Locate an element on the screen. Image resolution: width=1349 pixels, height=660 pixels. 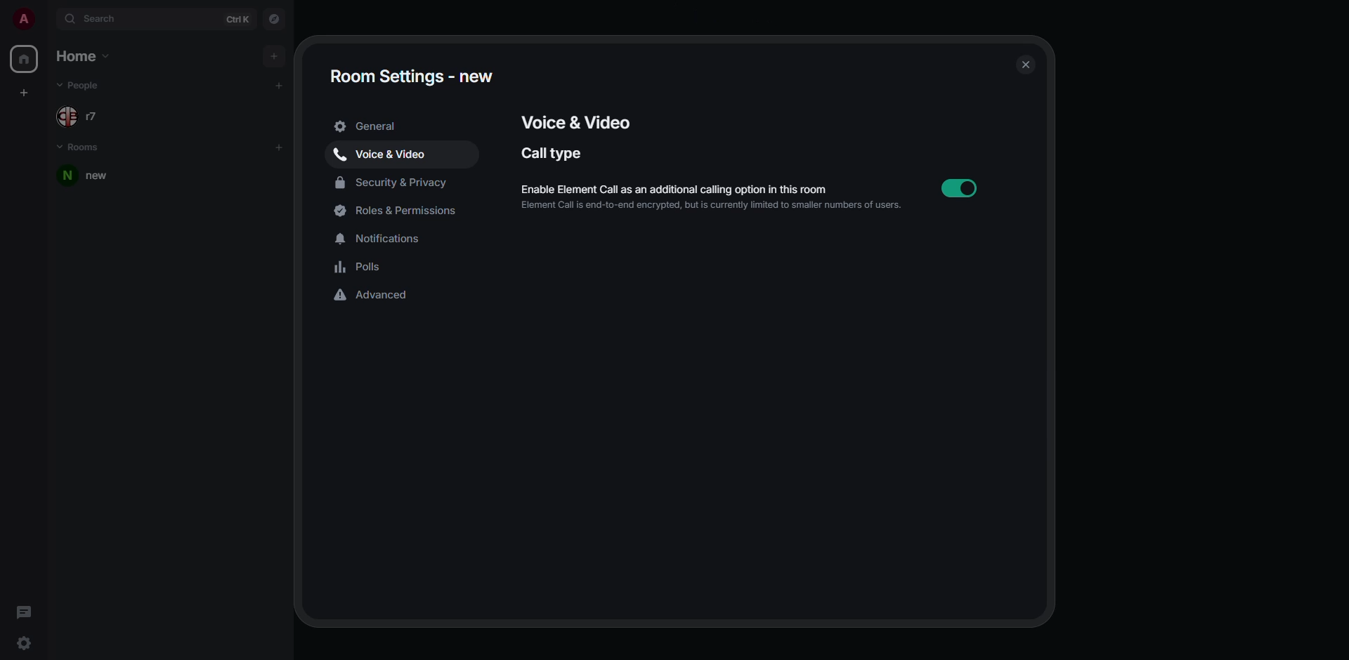
room options is located at coordinates (262, 176).